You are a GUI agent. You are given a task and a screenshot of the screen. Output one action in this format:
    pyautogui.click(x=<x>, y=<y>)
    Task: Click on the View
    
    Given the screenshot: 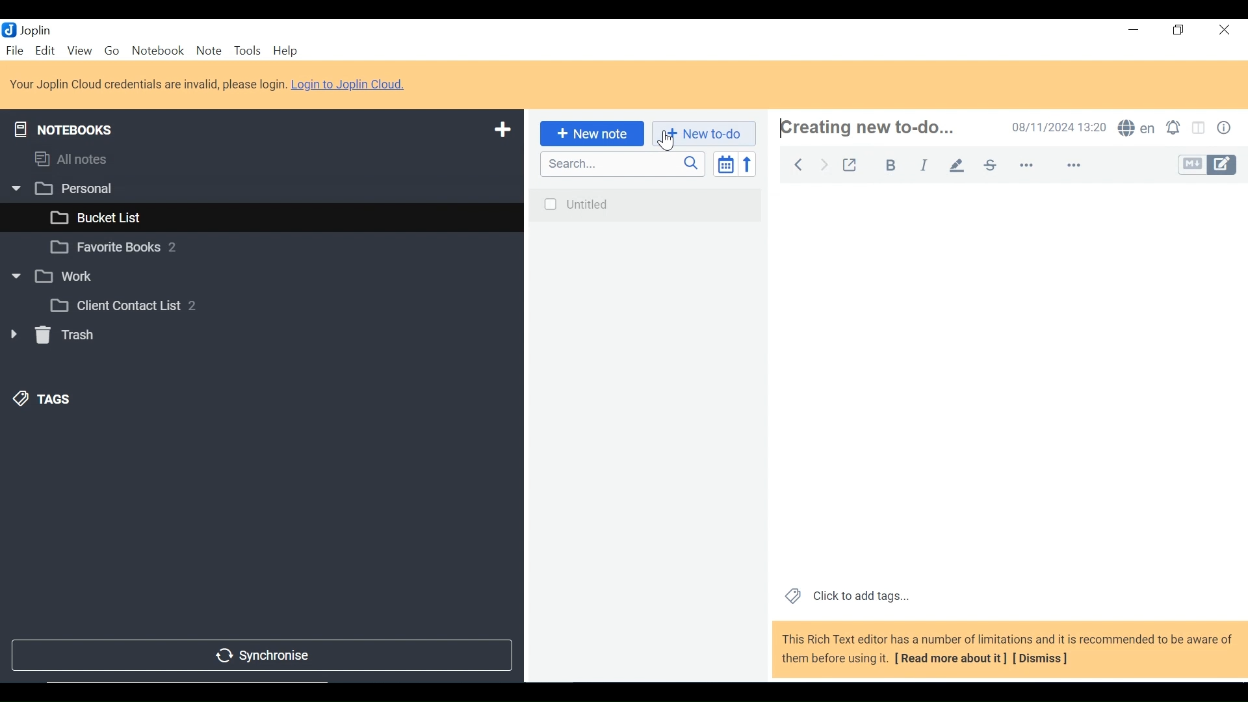 What is the action you would take?
    pyautogui.click(x=79, y=51)
    